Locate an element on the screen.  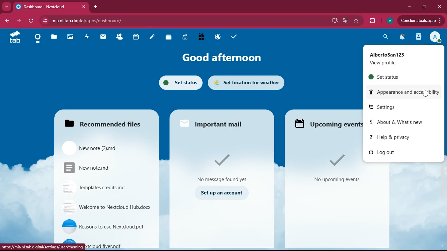
refresh is located at coordinates (32, 21).